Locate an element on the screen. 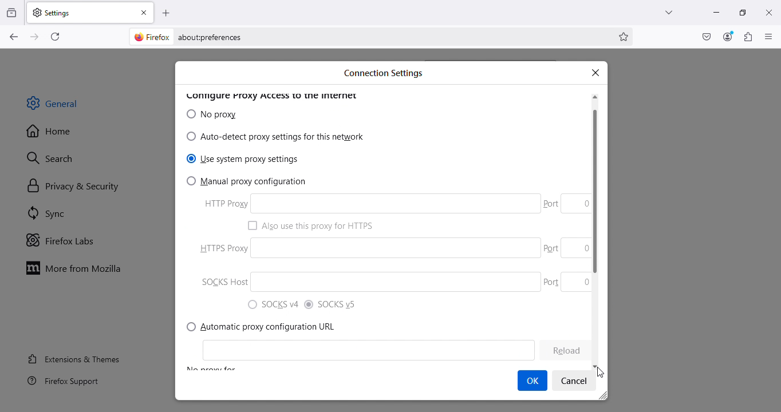 The height and width of the screenshot is (412, 781). move down is located at coordinates (776, 409).